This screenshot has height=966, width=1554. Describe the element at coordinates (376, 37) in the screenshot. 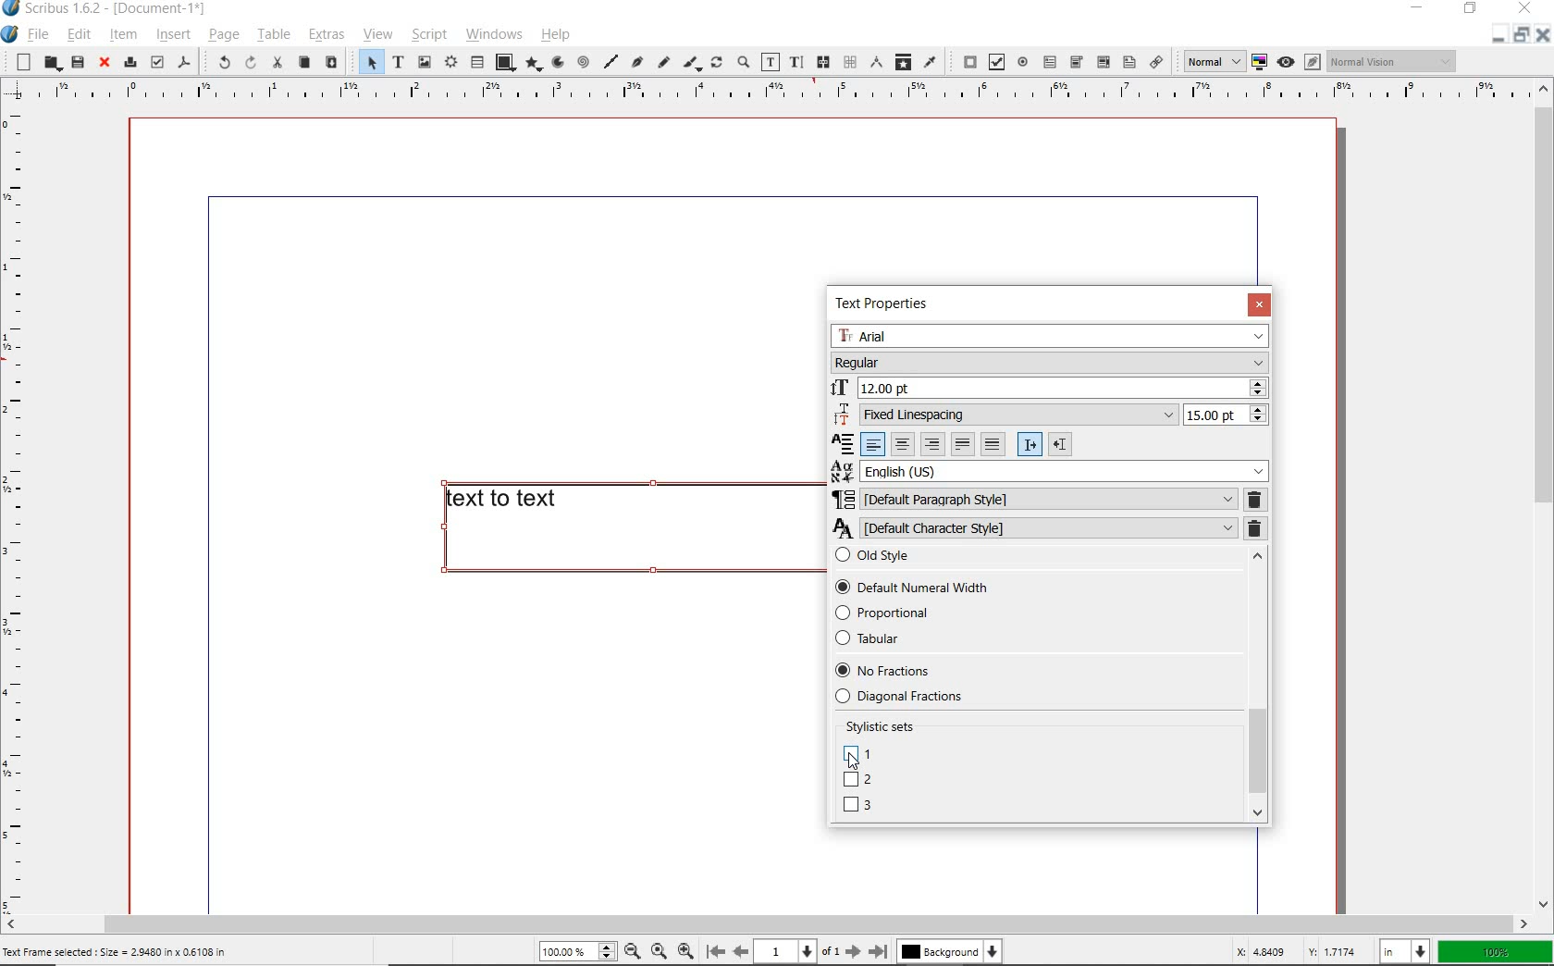

I see `view` at that location.